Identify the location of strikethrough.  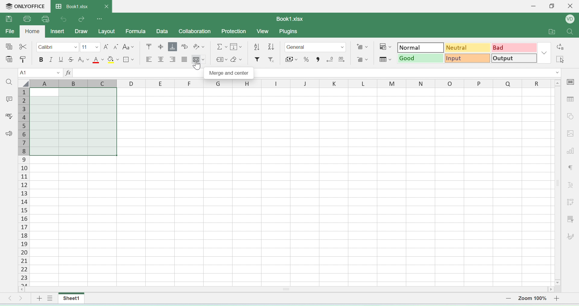
(71, 59).